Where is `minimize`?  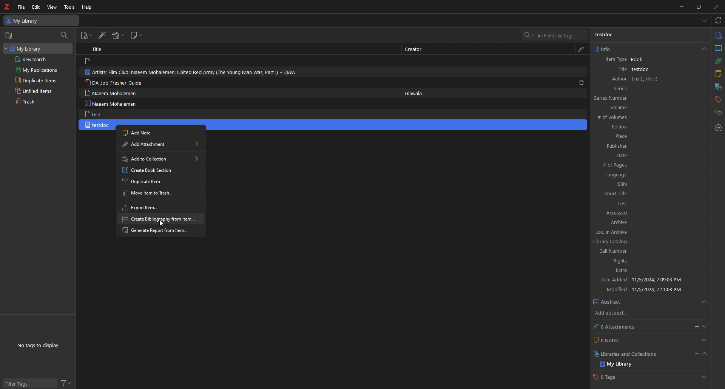 minimize is located at coordinates (680, 6).